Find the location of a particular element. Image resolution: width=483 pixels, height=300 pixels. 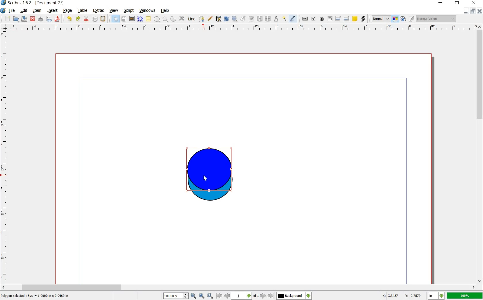

eye dropper is located at coordinates (292, 19).